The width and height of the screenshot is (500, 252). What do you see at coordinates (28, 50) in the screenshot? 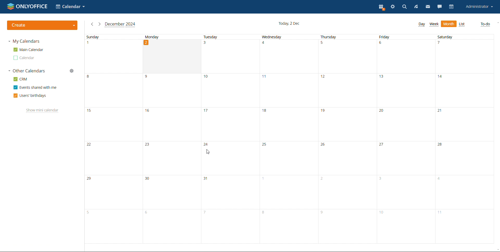
I see `main calendar` at bounding box center [28, 50].